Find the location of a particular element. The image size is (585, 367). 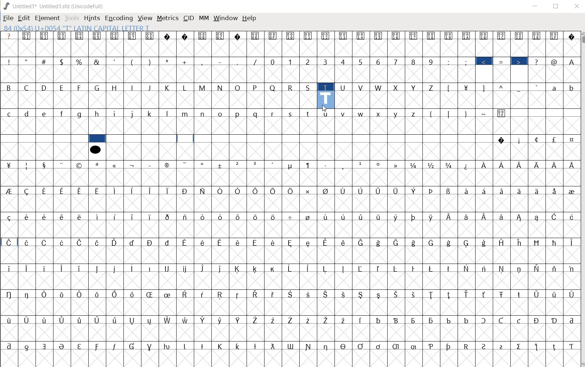

H is located at coordinates (115, 88).